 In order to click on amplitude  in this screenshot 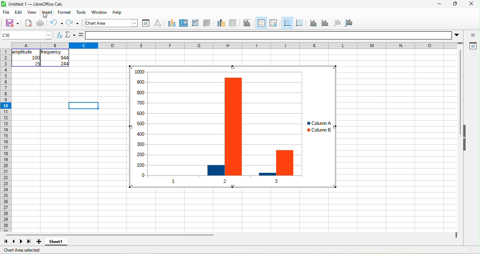, I will do `click(23, 52)`.